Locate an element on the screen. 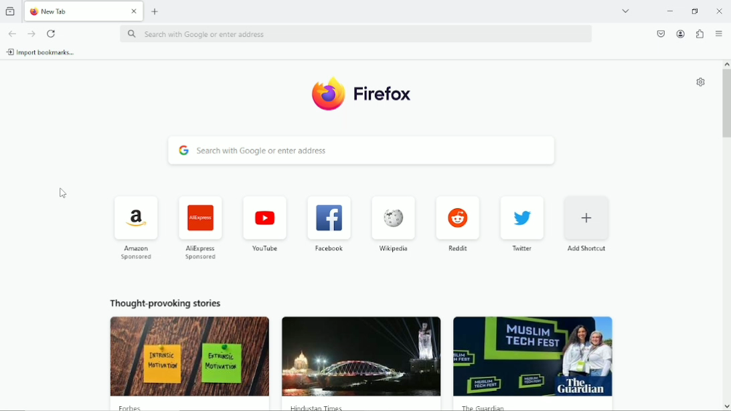 This screenshot has width=731, height=411. Wikipedia is located at coordinates (392, 225).